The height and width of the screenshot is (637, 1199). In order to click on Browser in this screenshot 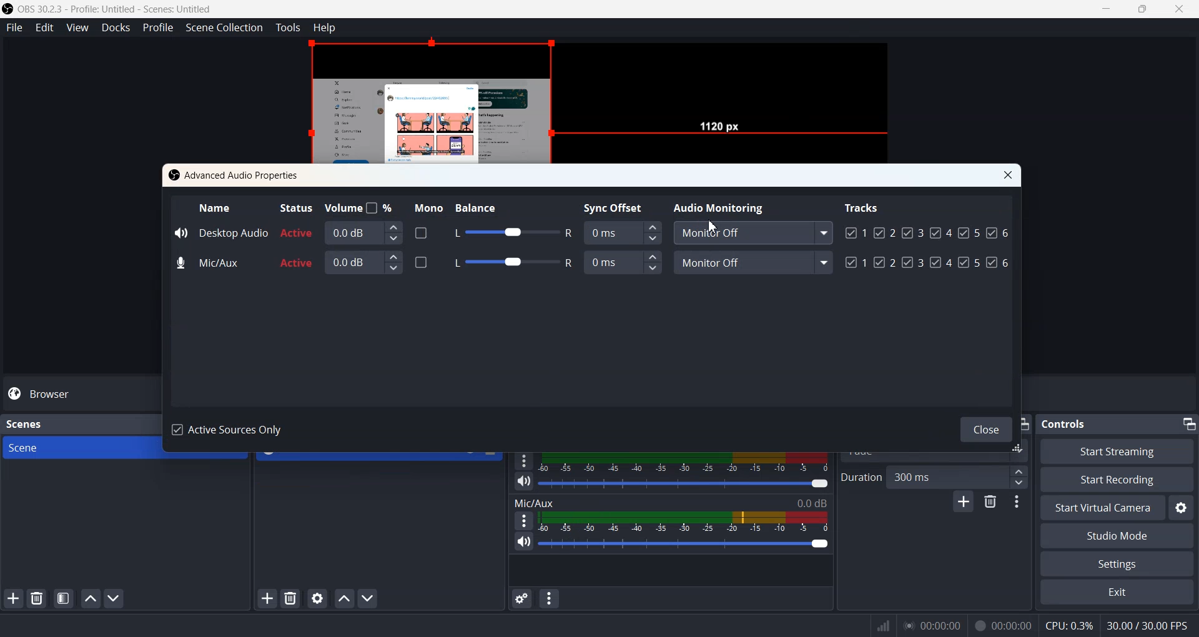, I will do `click(80, 393)`.